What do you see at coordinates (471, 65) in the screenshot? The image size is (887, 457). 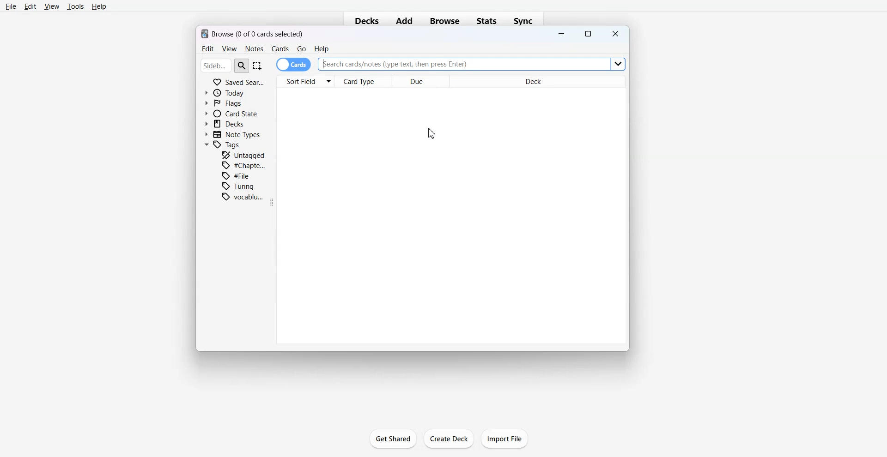 I see `Search Bar` at bounding box center [471, 65].